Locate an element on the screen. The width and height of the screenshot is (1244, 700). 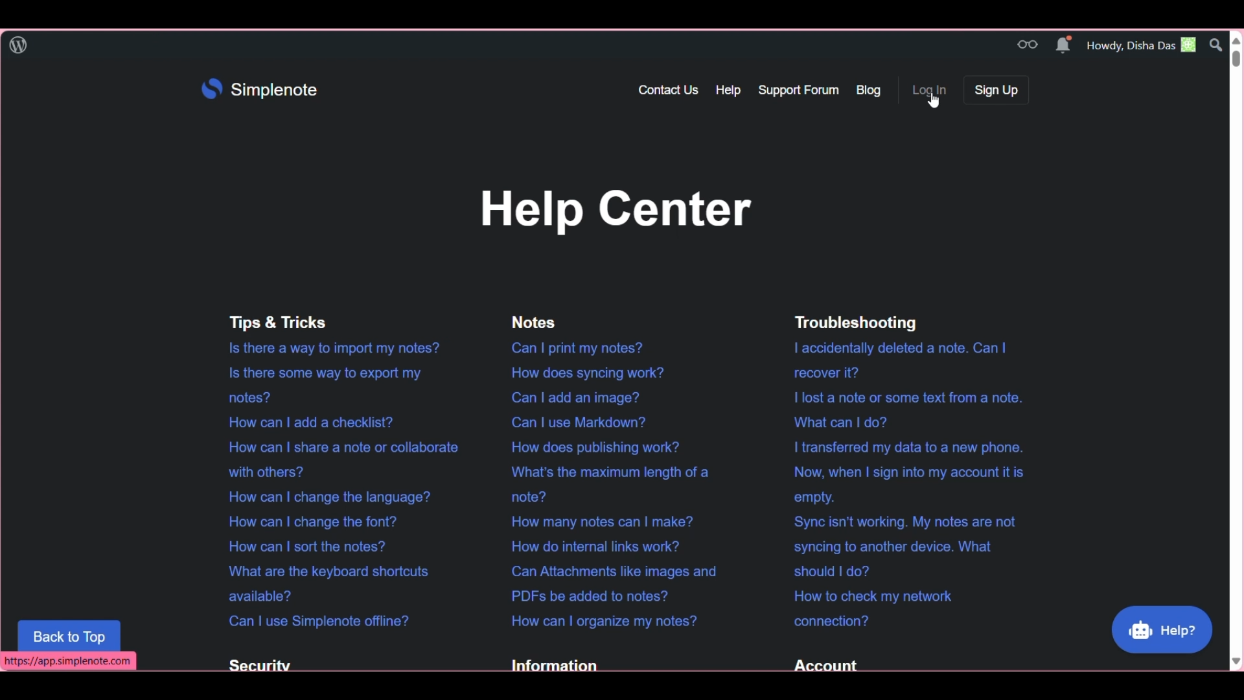
Help center is located at coordinates (613, 211).